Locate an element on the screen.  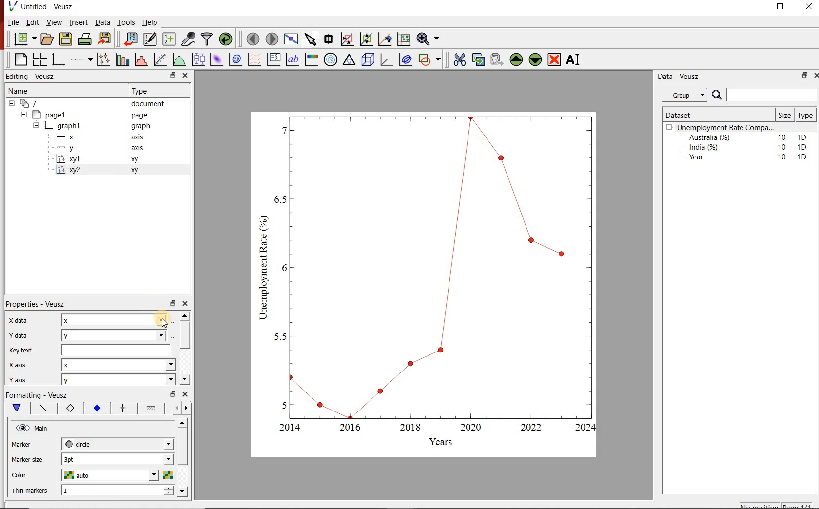
Year 10 1D is located at coordinates (751, 158).